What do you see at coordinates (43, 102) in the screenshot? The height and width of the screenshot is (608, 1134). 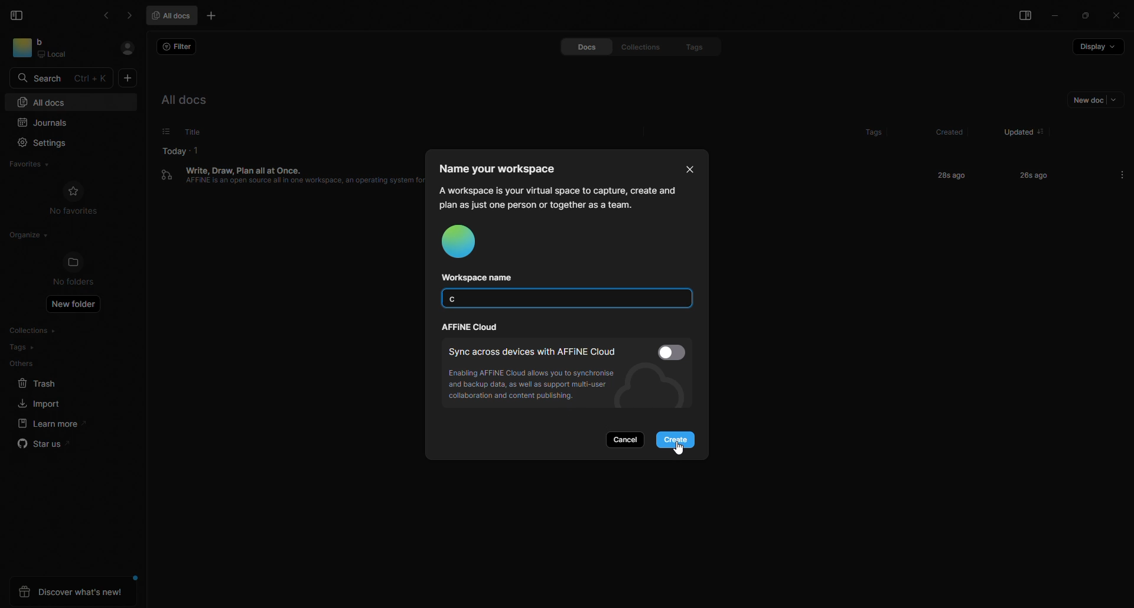 I see `all docs` at bounding box center [43, 102].